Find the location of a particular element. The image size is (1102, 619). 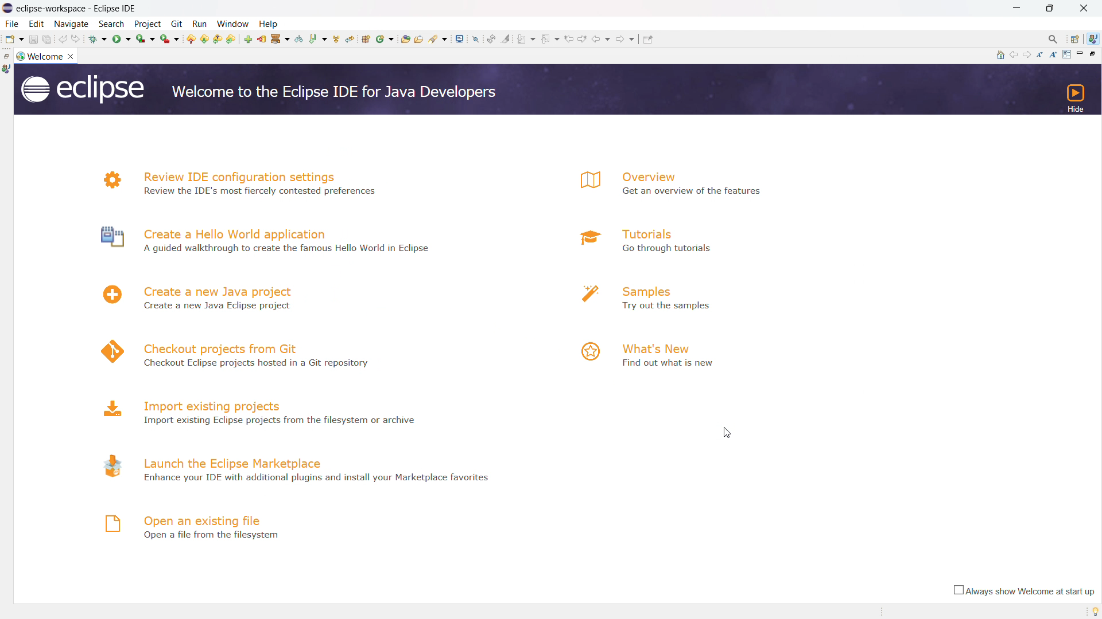

logo is located at coordinates (107, 238).